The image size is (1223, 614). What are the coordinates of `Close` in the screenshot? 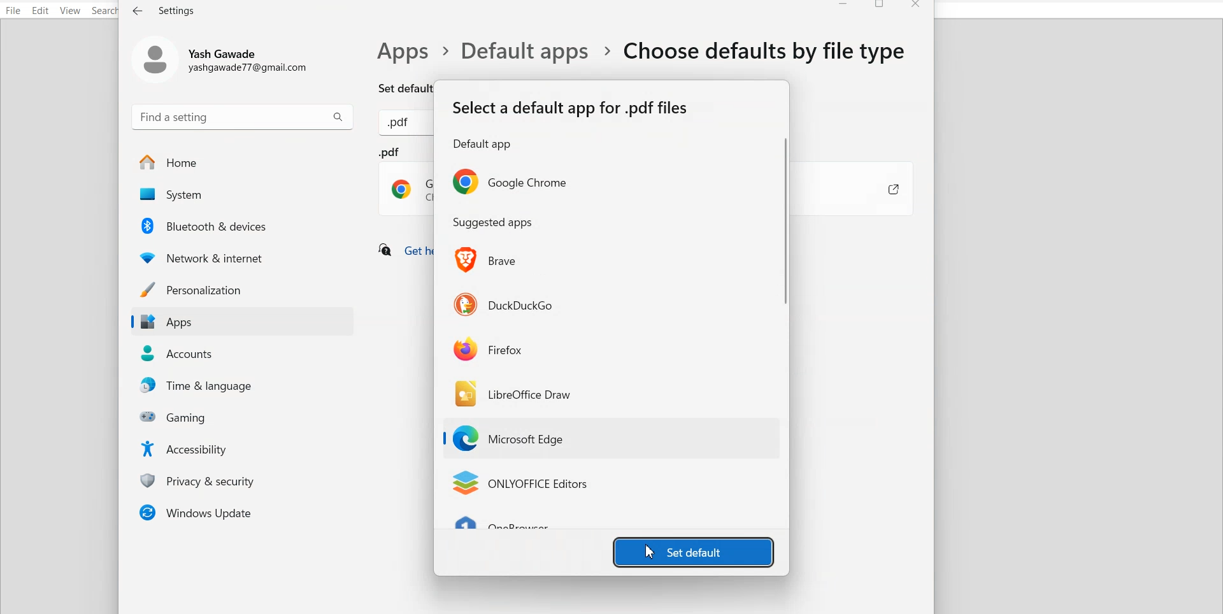 It's located at (915, 6).